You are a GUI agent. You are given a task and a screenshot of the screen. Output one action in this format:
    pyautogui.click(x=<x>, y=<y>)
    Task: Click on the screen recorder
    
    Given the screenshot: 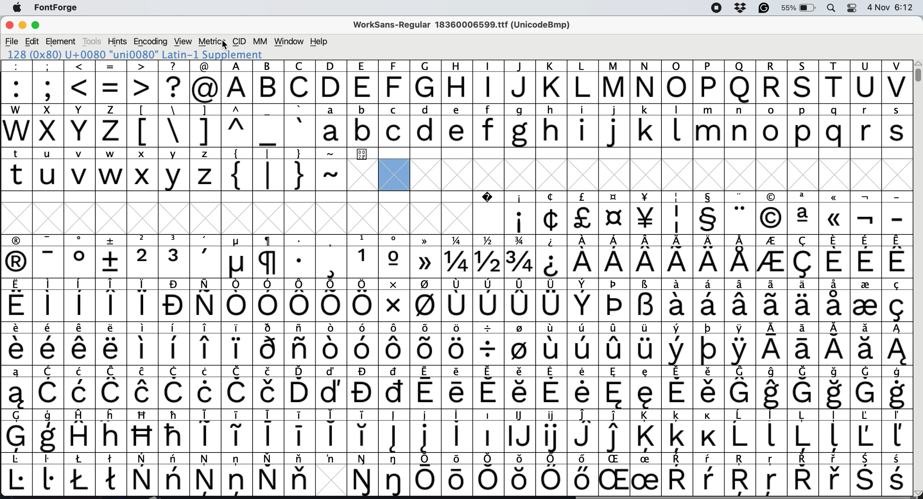 What is the action you would take?
    pyautogui.click(x=717, y=9)
    